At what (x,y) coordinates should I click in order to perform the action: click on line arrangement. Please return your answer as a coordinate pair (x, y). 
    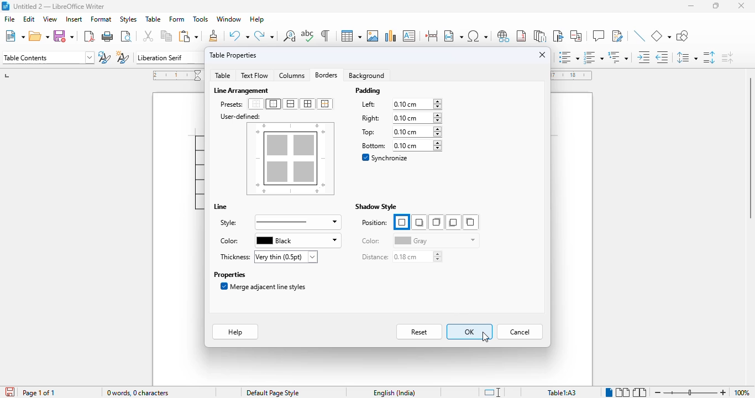
    Looking at the image, I should click on (243, 91).